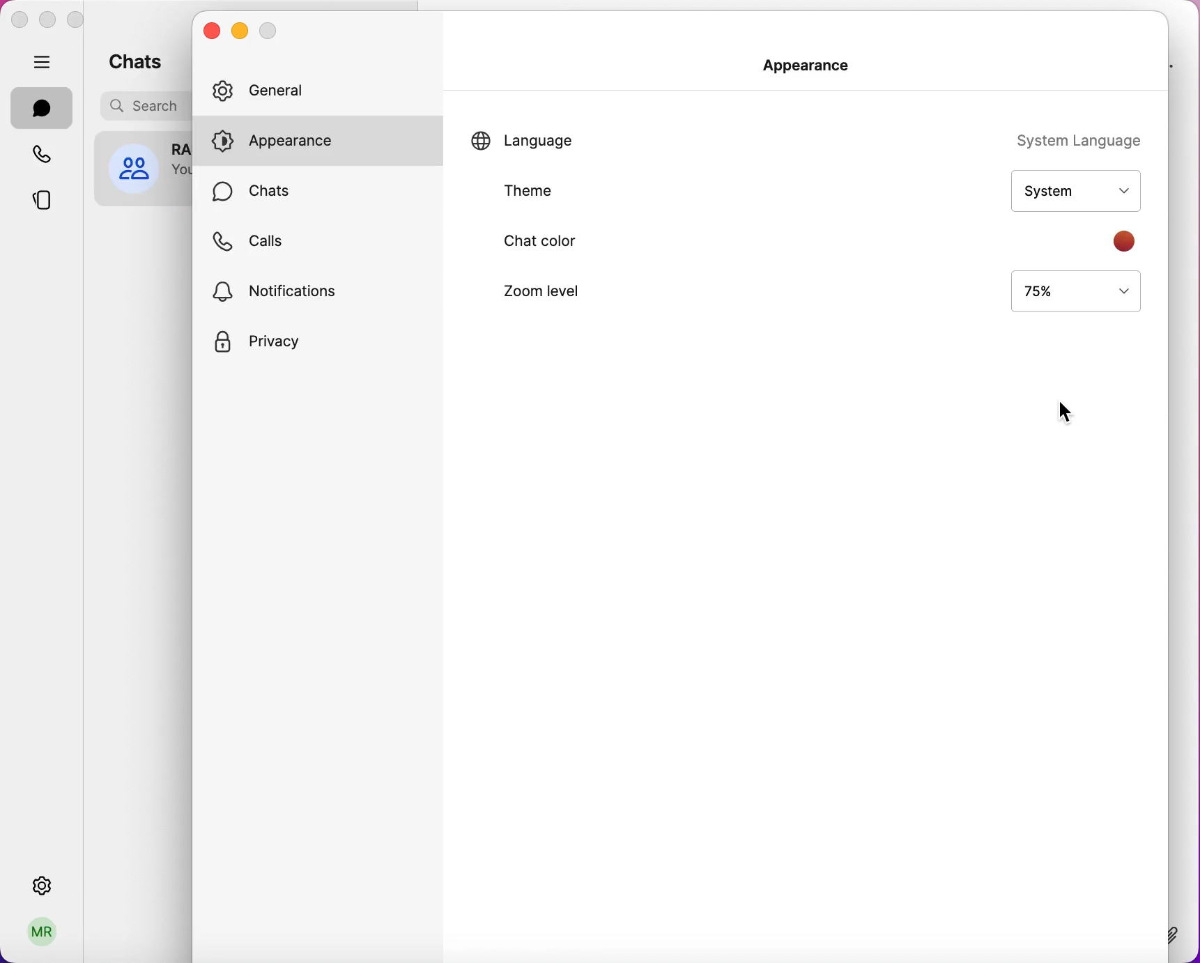 The width and height of the screenshot is (1200, 963). What do you see at coordinates (242, 31) in the screenshot?
I see `minimize` at bounding box center [242, 31].